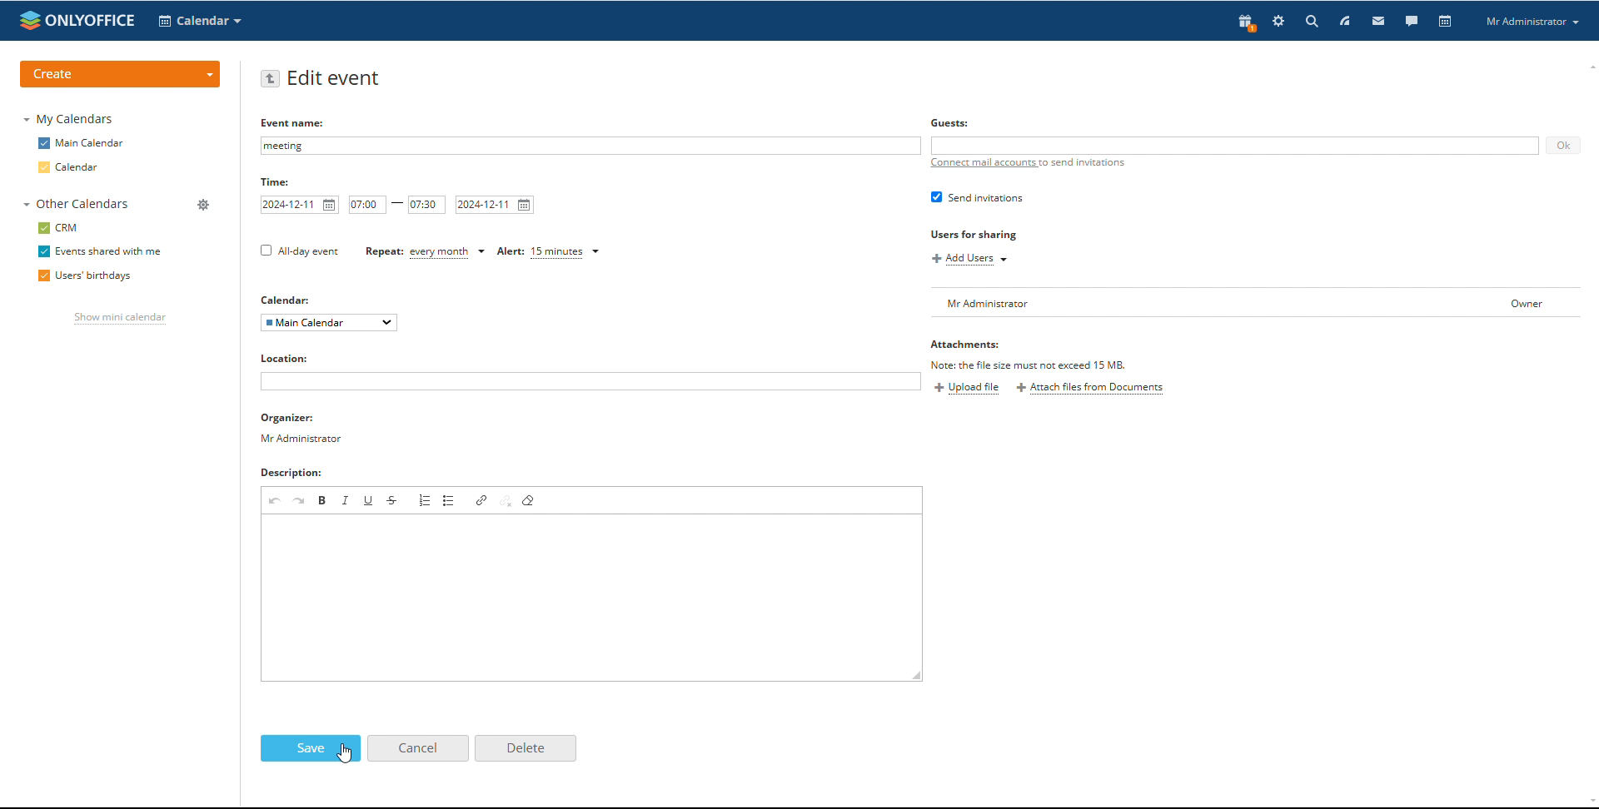 The image size is (1599, 809). I want to click on settings, so click(1278, 21).